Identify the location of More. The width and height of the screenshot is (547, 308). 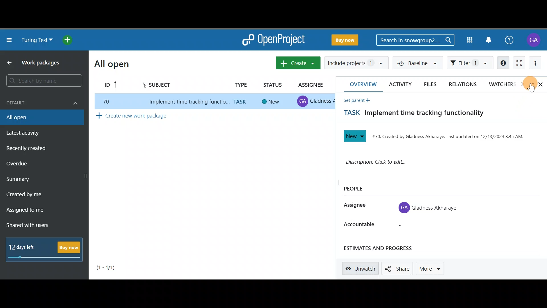
(430, 268).